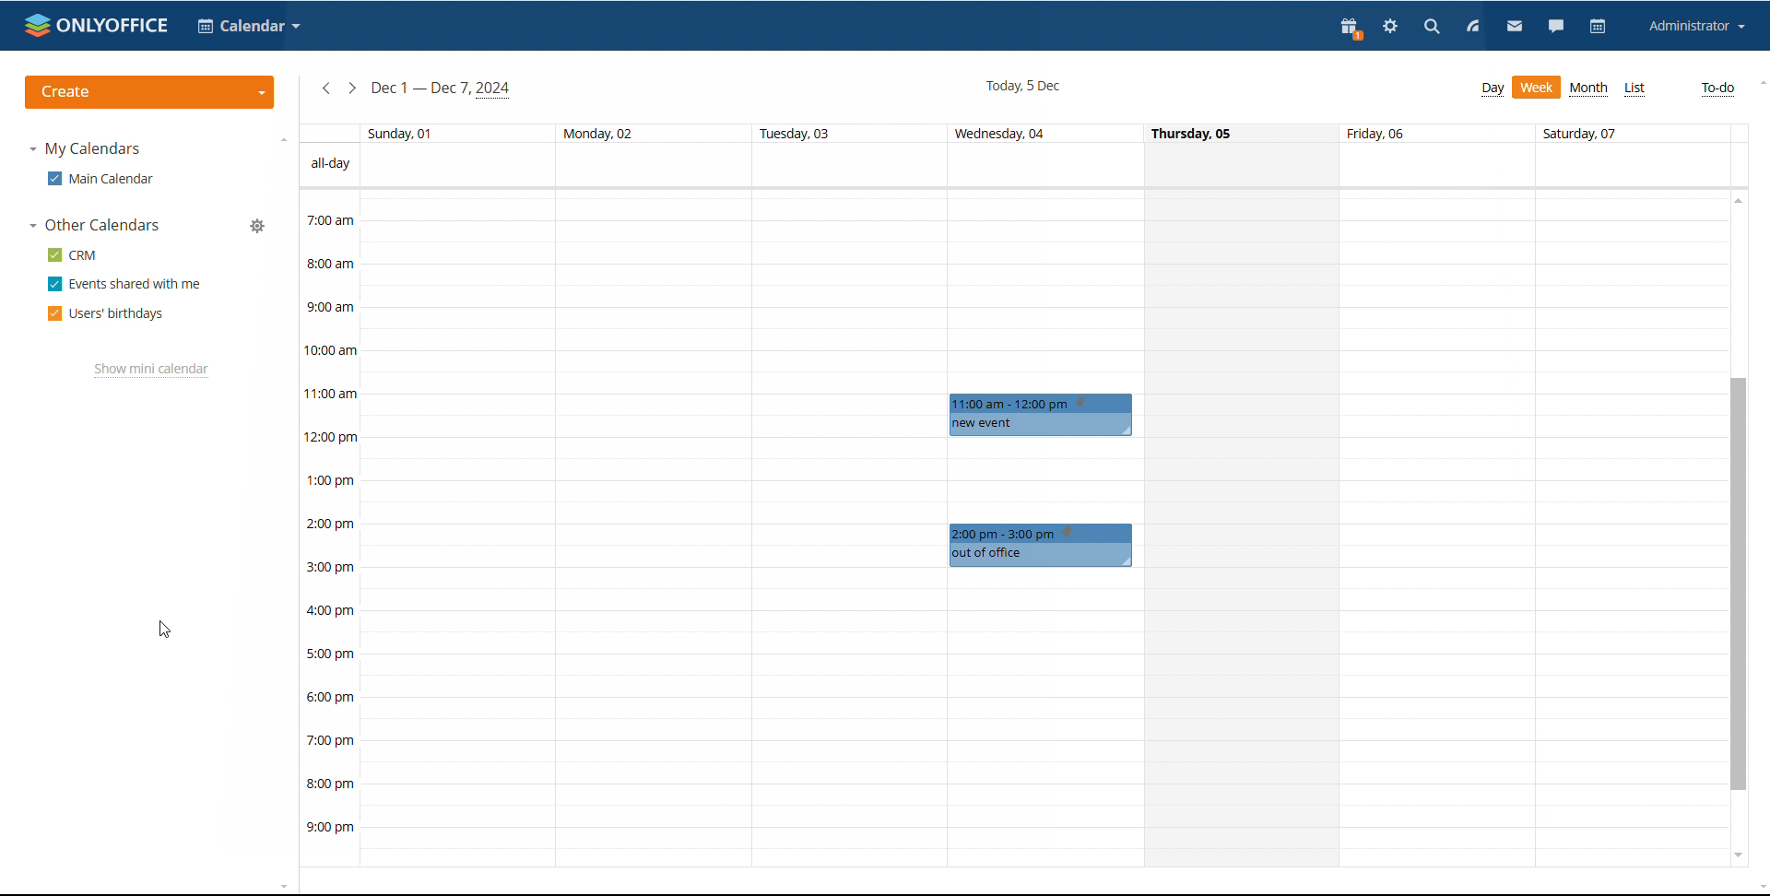 This screenshot has height=896, width=1770. I want to click on account, so click(1698, 27).